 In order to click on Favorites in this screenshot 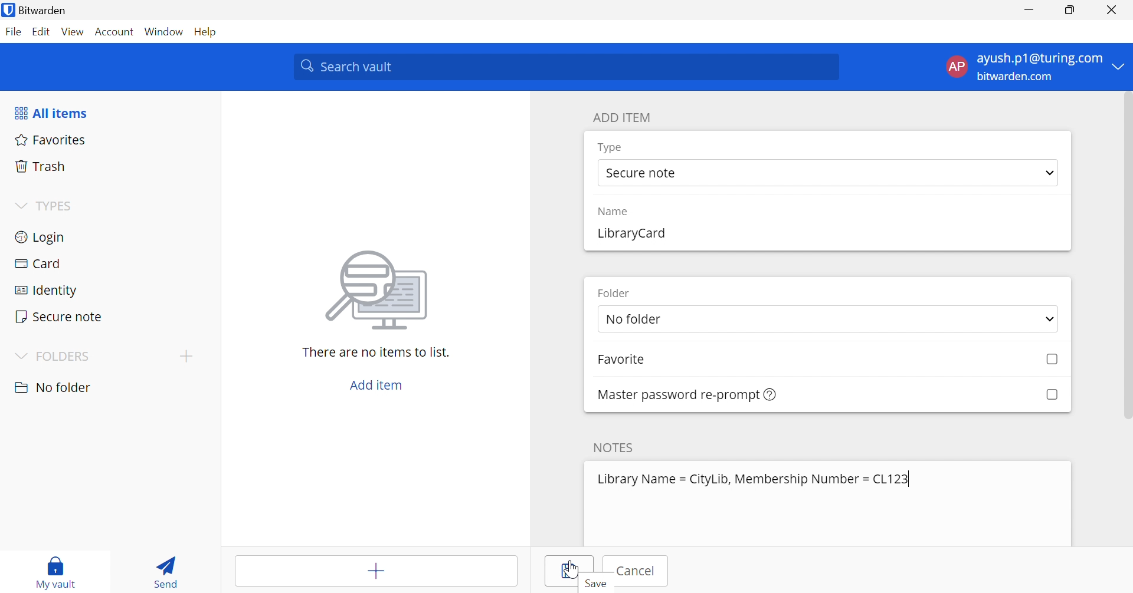, I will do `click(109, 141)`.